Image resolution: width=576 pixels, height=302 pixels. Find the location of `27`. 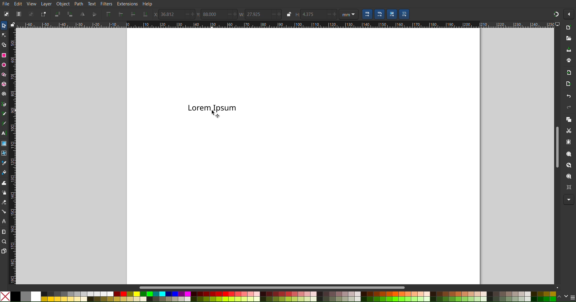

27 is located at coordinates (257, 14).